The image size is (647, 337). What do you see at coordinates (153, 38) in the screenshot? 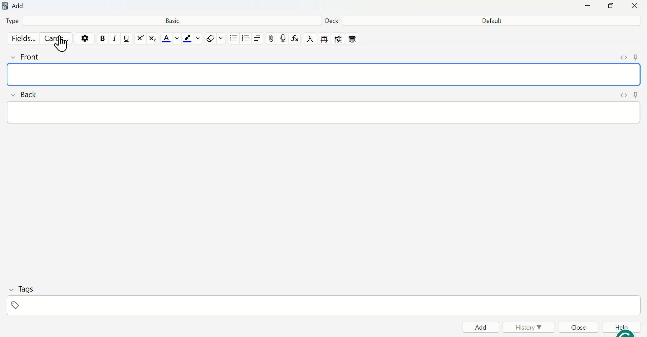
I see `Subscript` at bounding box center [153, 38].